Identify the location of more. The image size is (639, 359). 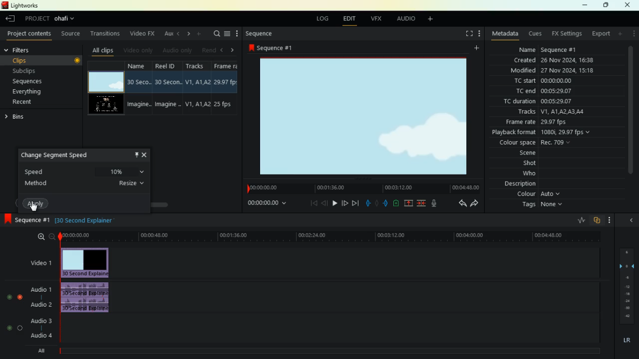
(478, 34).